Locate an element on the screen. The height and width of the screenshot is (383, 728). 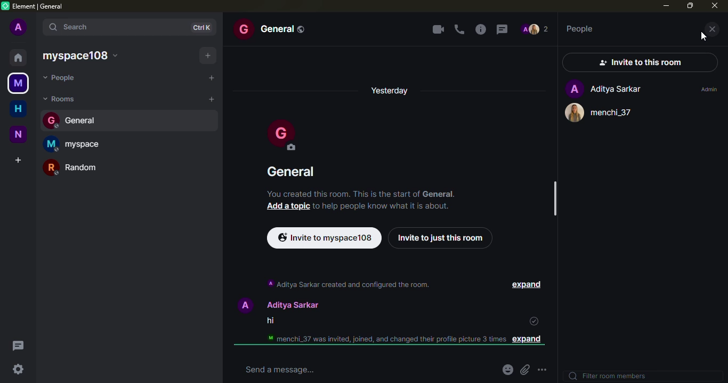
minimize is located at coordinates (665, 5).